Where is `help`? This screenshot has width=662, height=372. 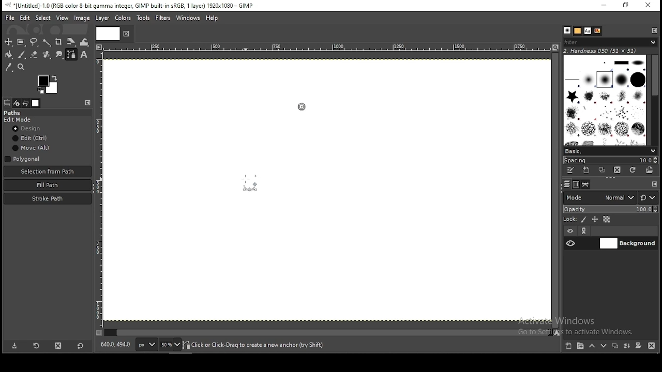 help is located at coordinates (213, 17).